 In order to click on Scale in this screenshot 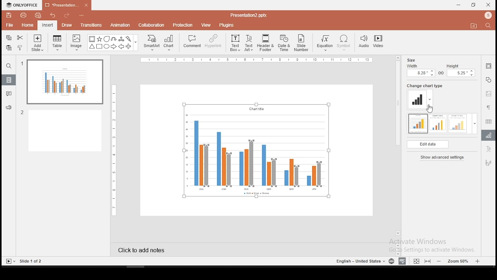, I will do `click(116, 150)`.